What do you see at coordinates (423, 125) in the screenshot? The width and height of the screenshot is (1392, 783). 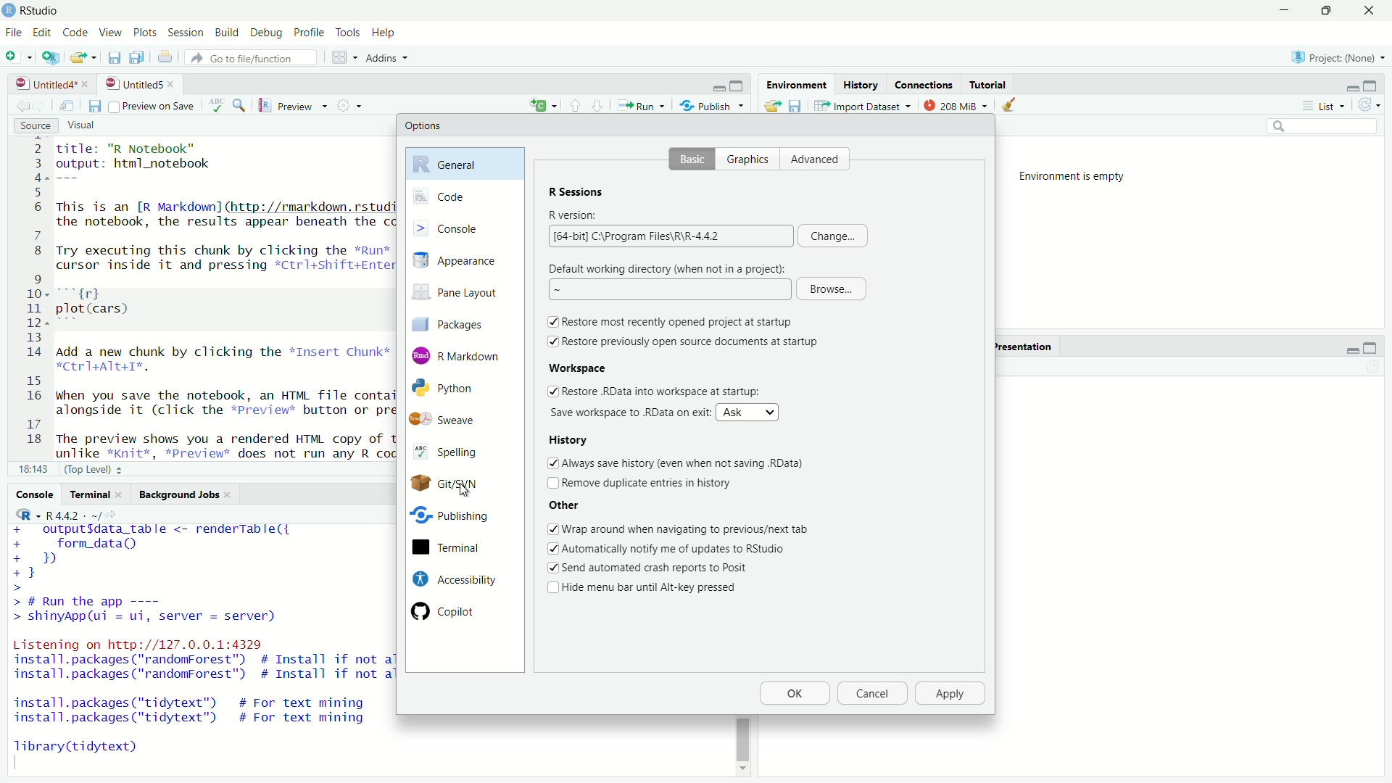 I see `Options` at bounding box center [423, 125].